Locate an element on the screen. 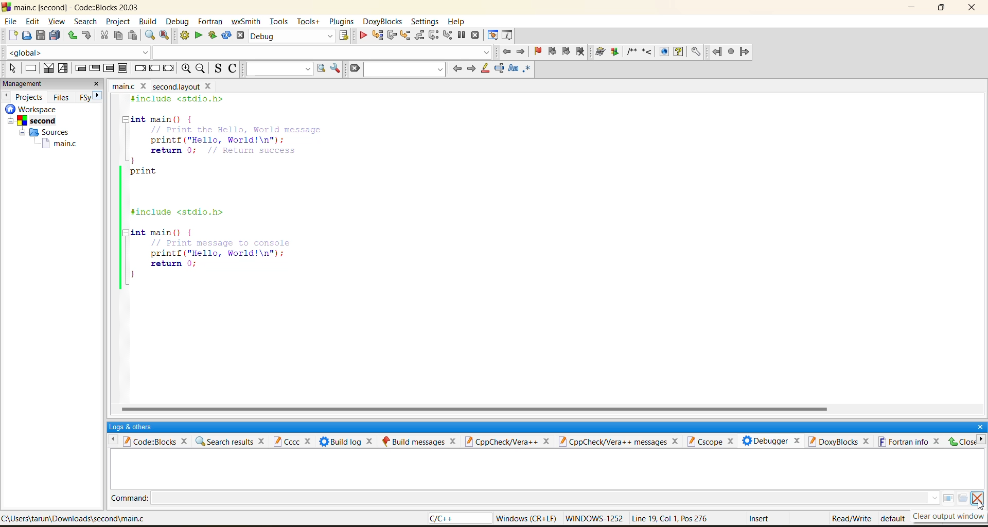 Image resolution: width=988 pixels, height=527 pixels. project is located at coordinates (119, 22).